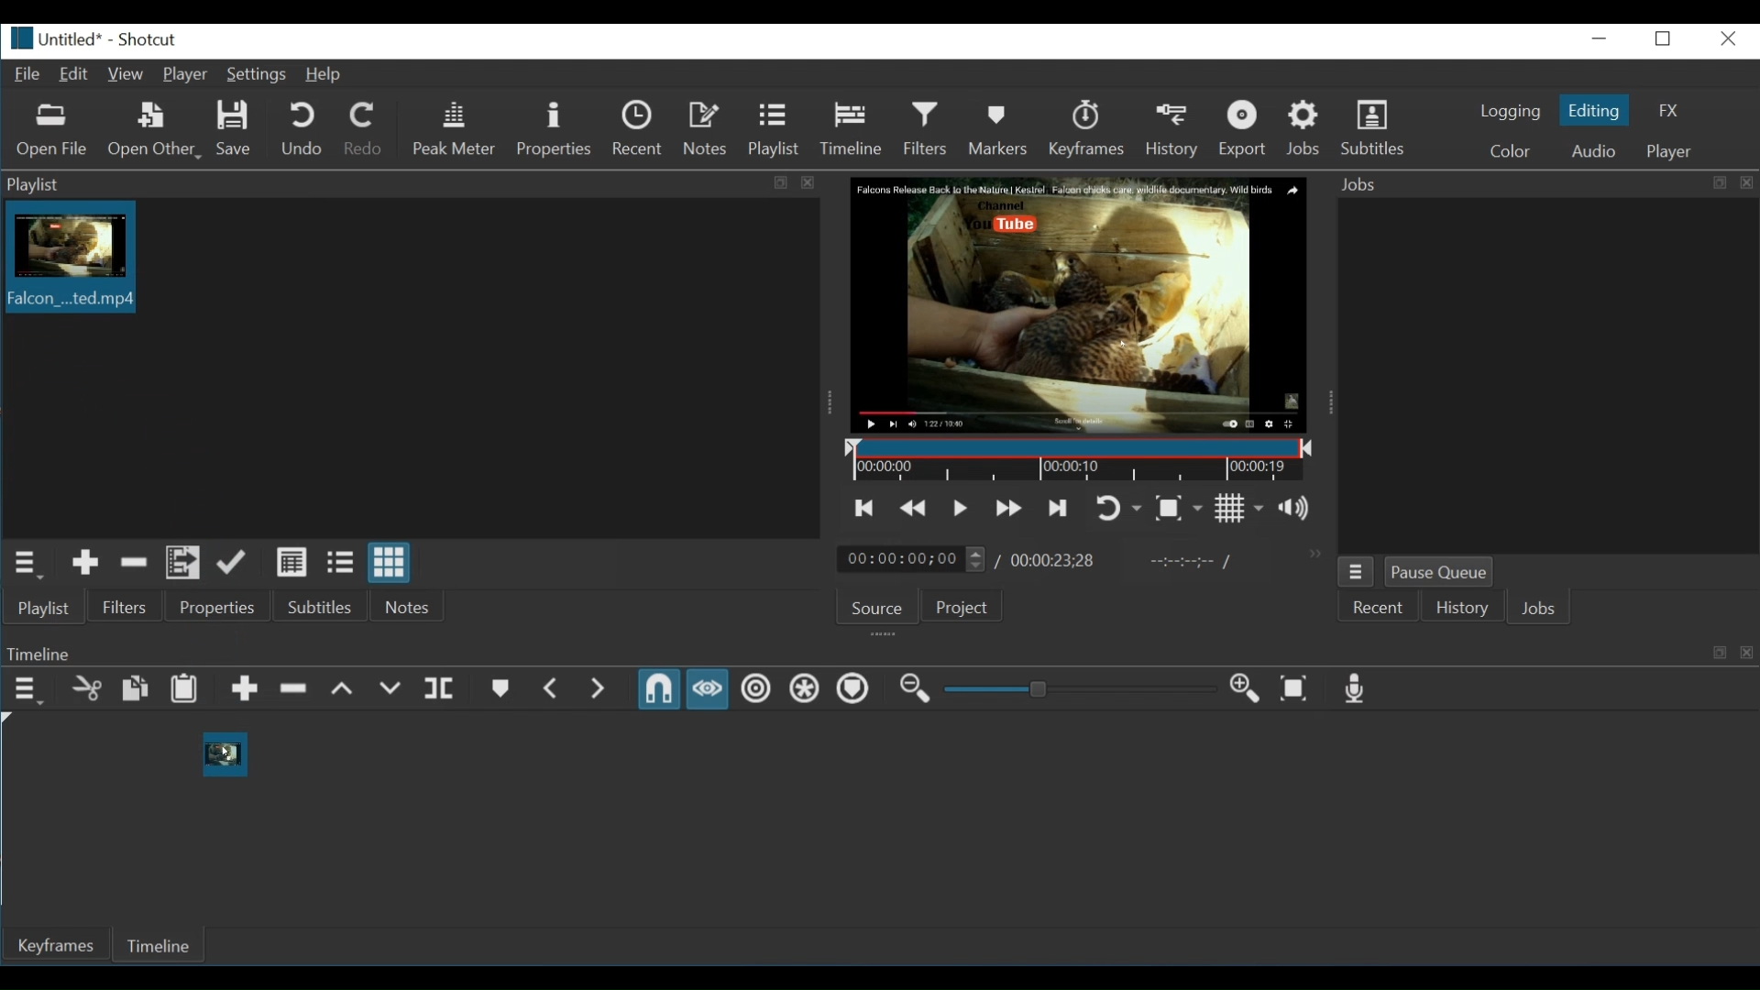 The height and width of the screenshot is (990, 1760). Describe the element at coordinates (1667, 110) in the screenshot. I see `FX` at that location.